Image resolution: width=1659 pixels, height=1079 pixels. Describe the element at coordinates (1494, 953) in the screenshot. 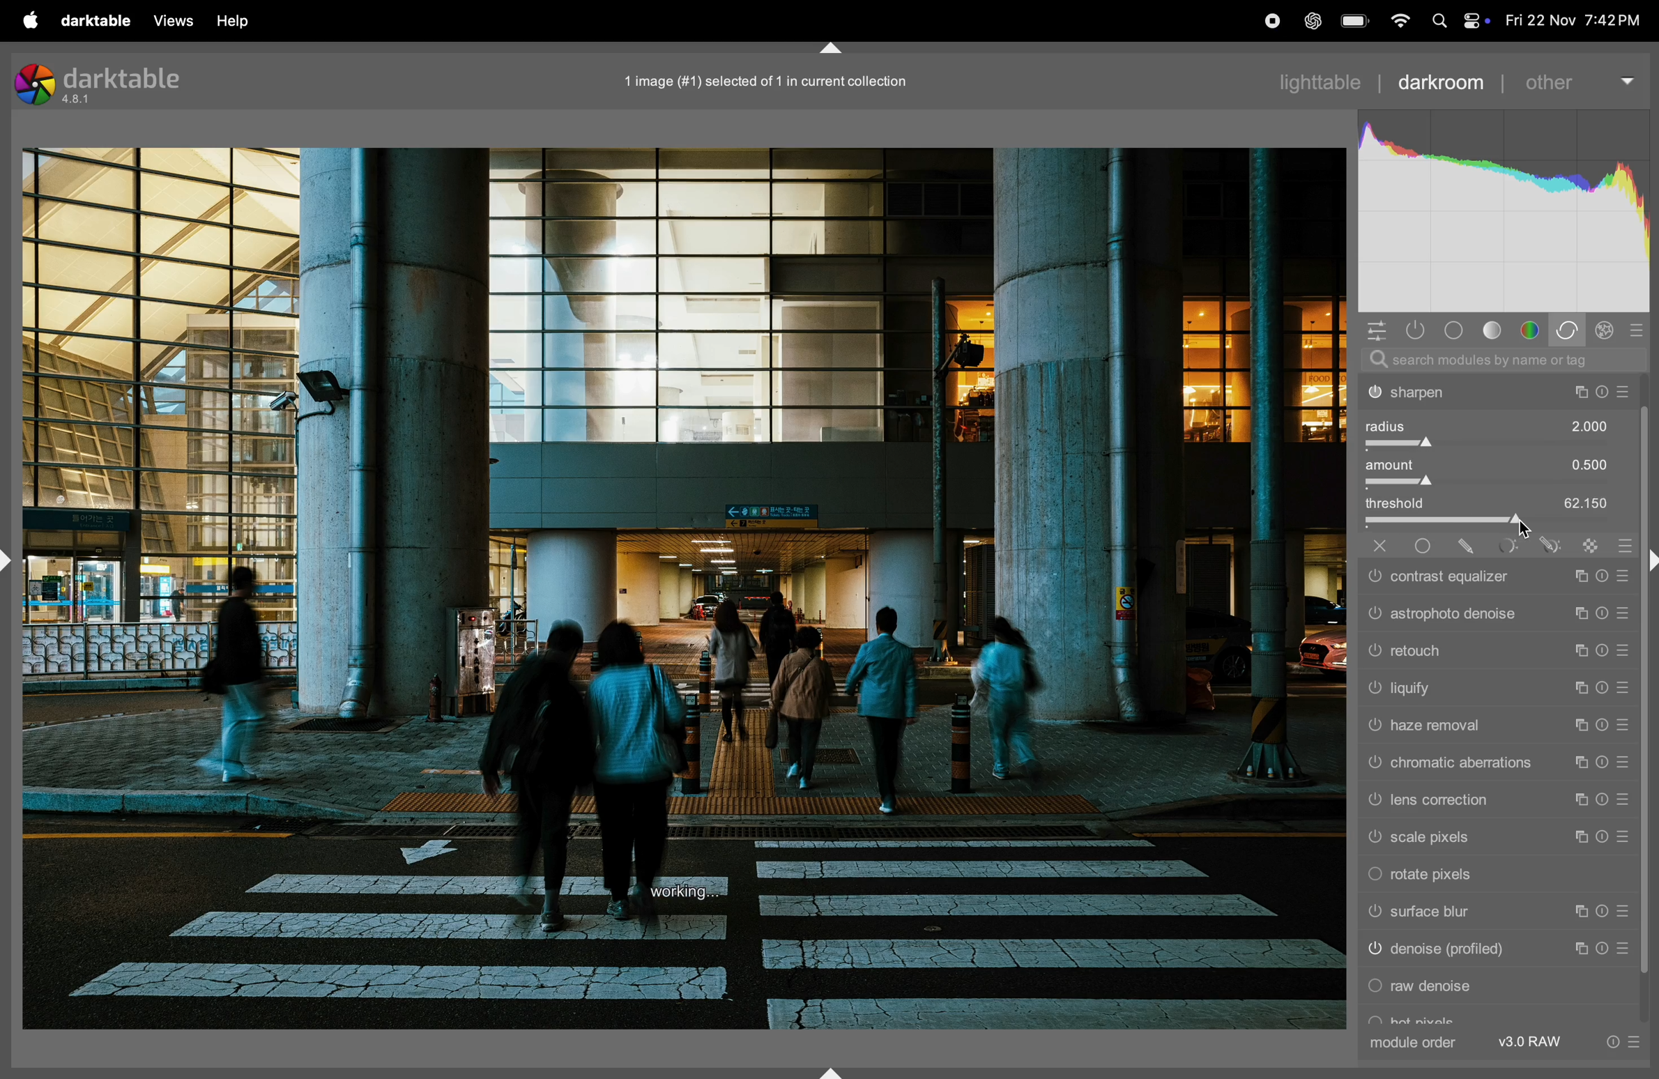

I see `denoise profile` at that location.